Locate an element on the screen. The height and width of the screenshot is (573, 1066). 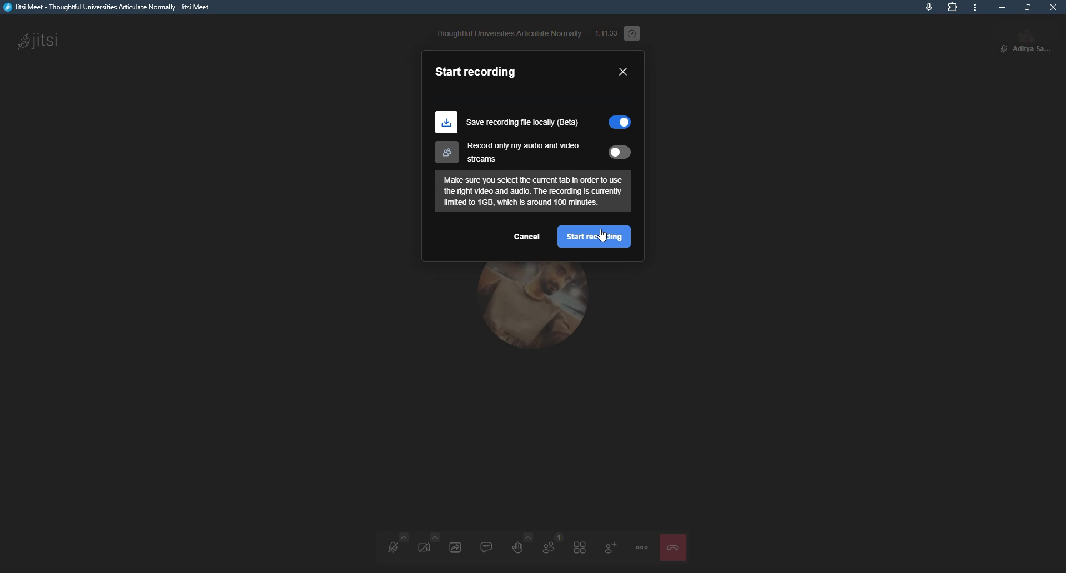
cancel is located at coordinates (527, 236).